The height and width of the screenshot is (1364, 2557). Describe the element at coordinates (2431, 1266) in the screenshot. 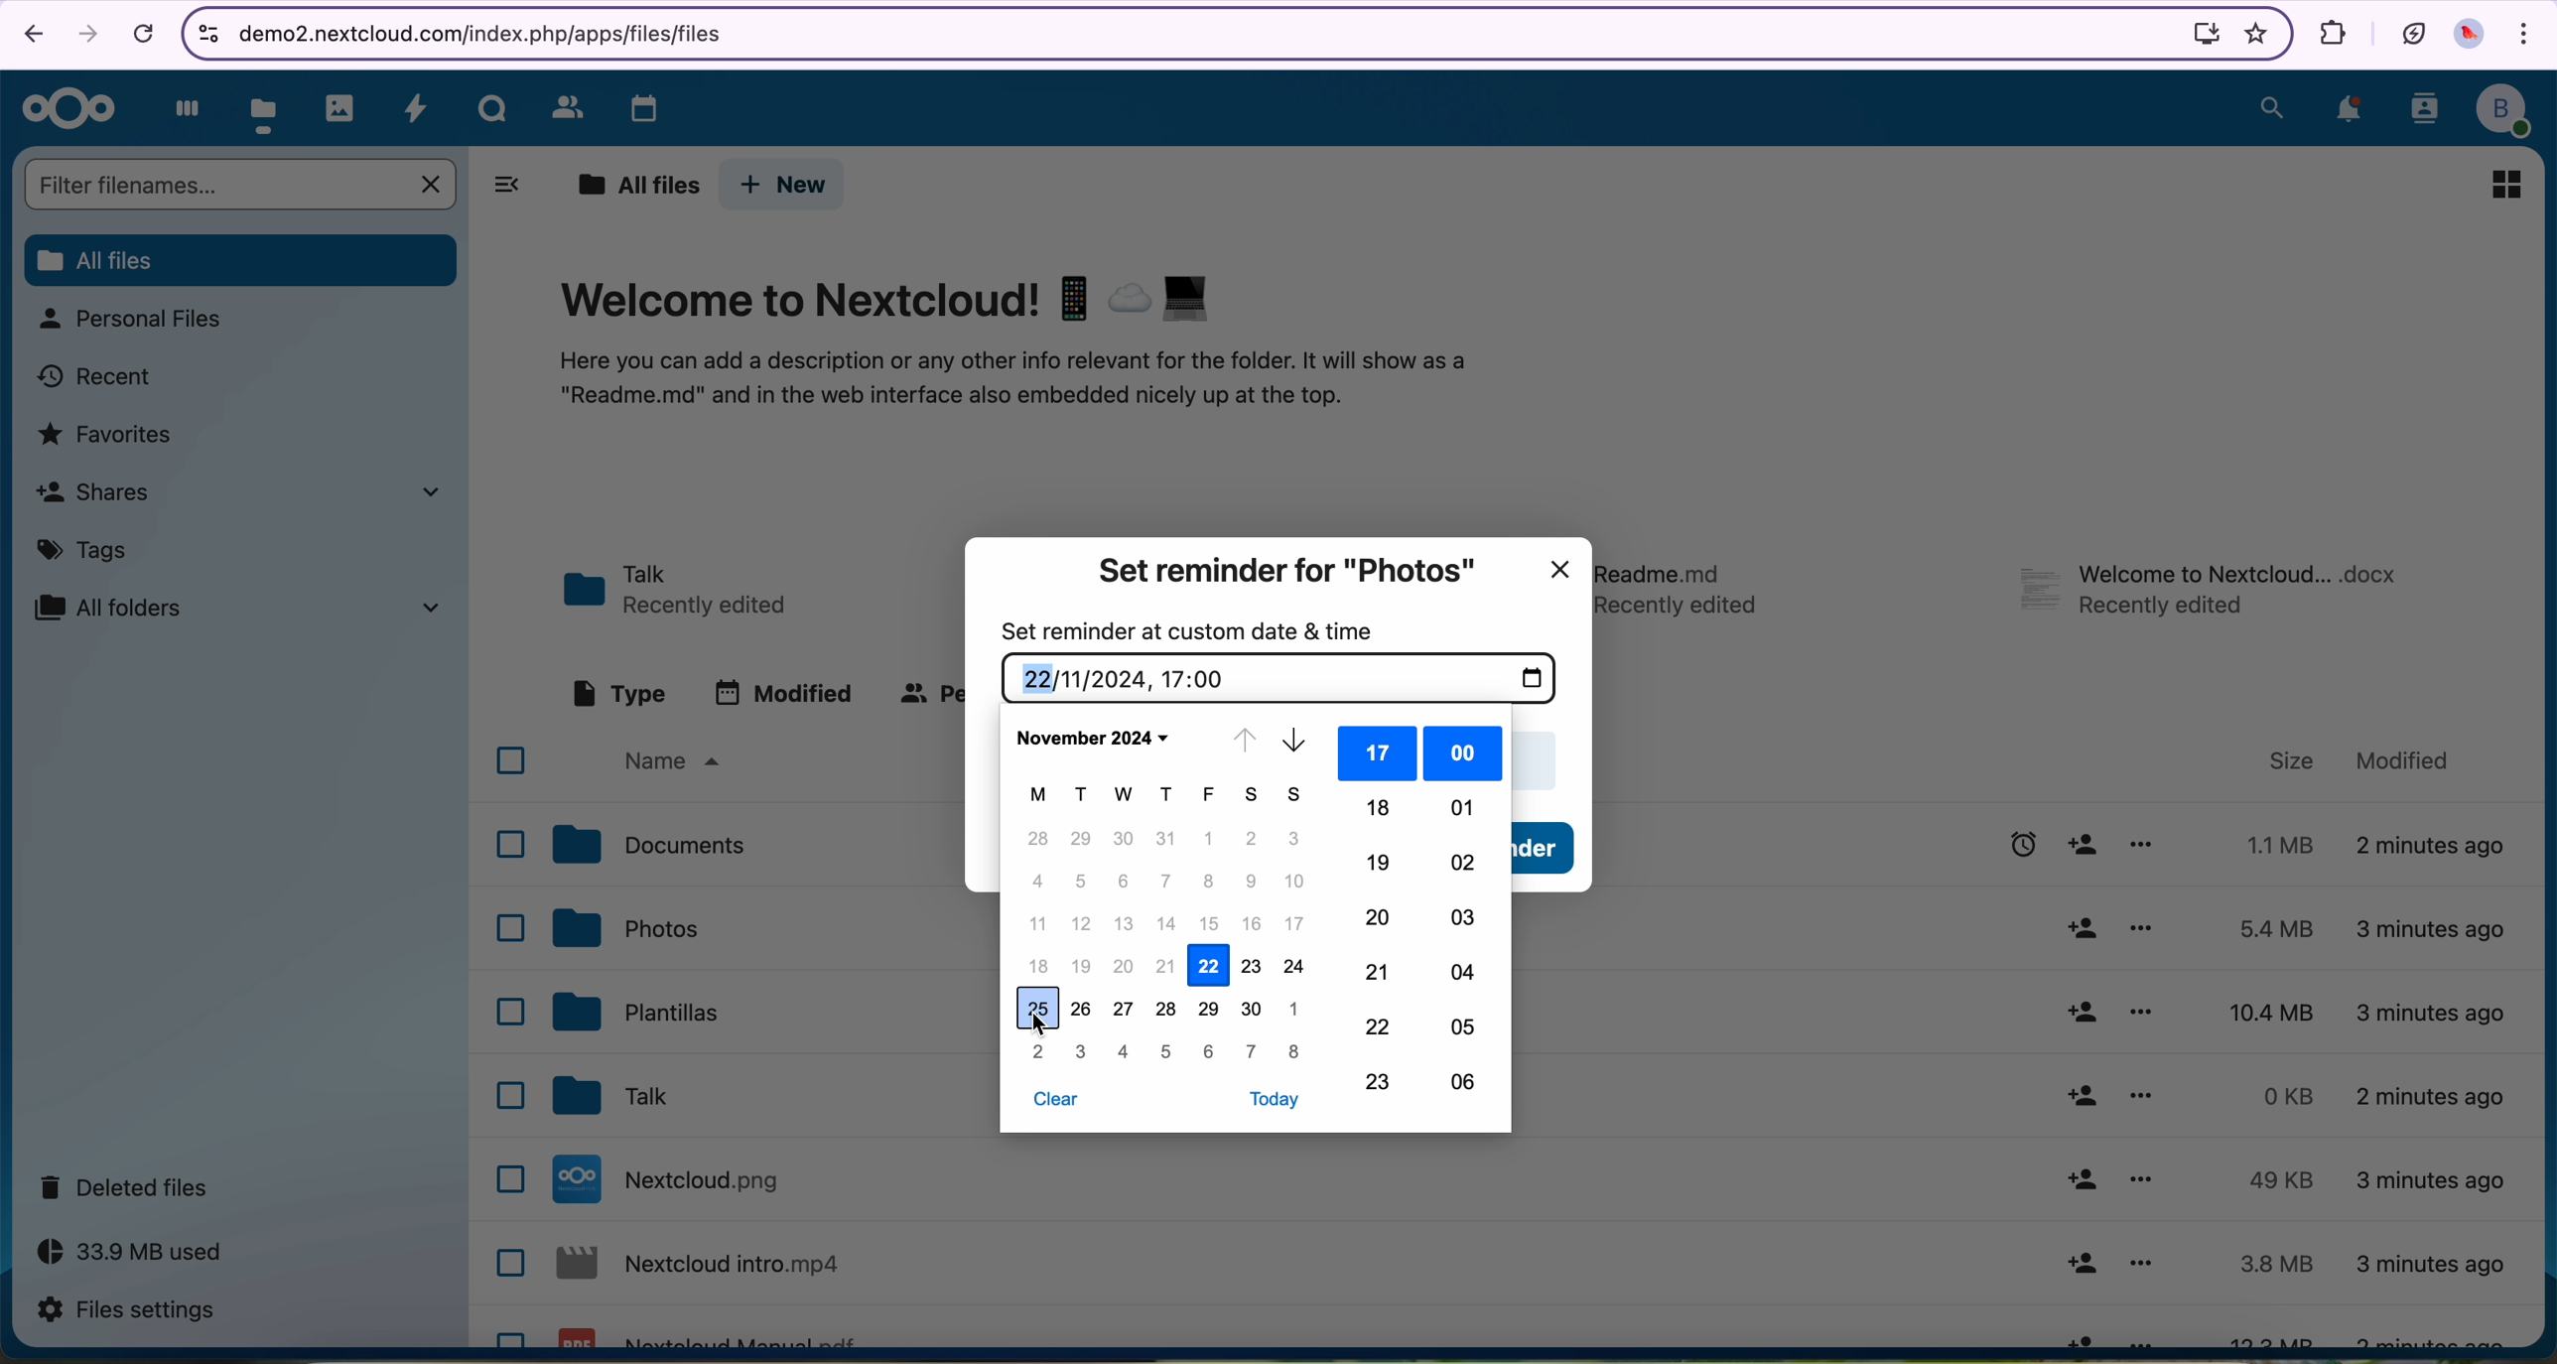

I see `3 minutes ago` at that location.